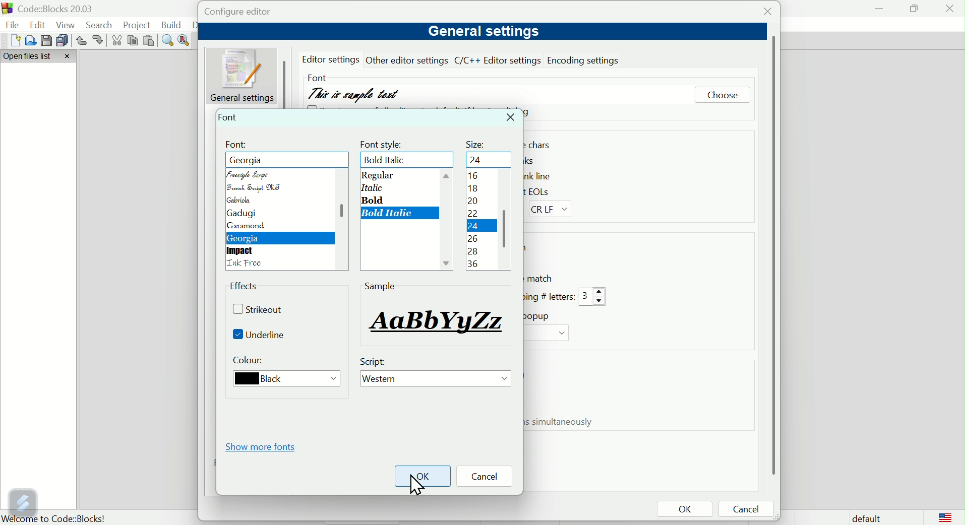  Describe the element at coordinates (248, 227) in the screenshot. I see `Garamond` at that location.